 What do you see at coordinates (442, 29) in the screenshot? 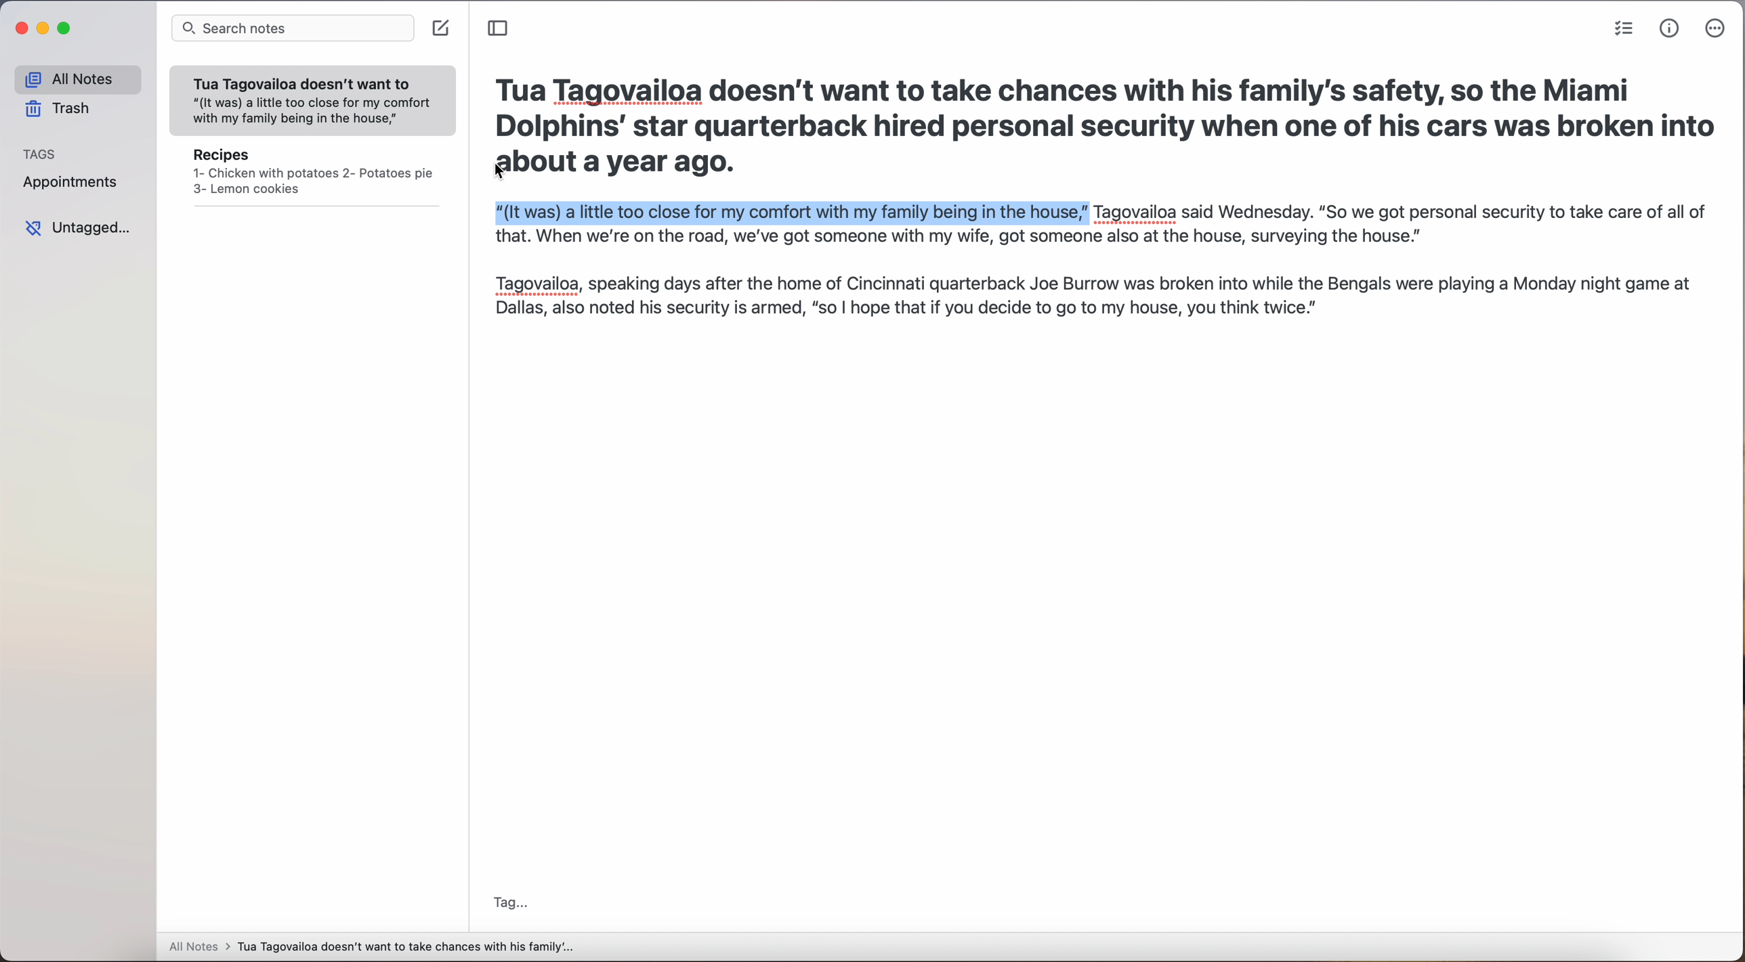
I see `create note` at bounding box center [442, 29].